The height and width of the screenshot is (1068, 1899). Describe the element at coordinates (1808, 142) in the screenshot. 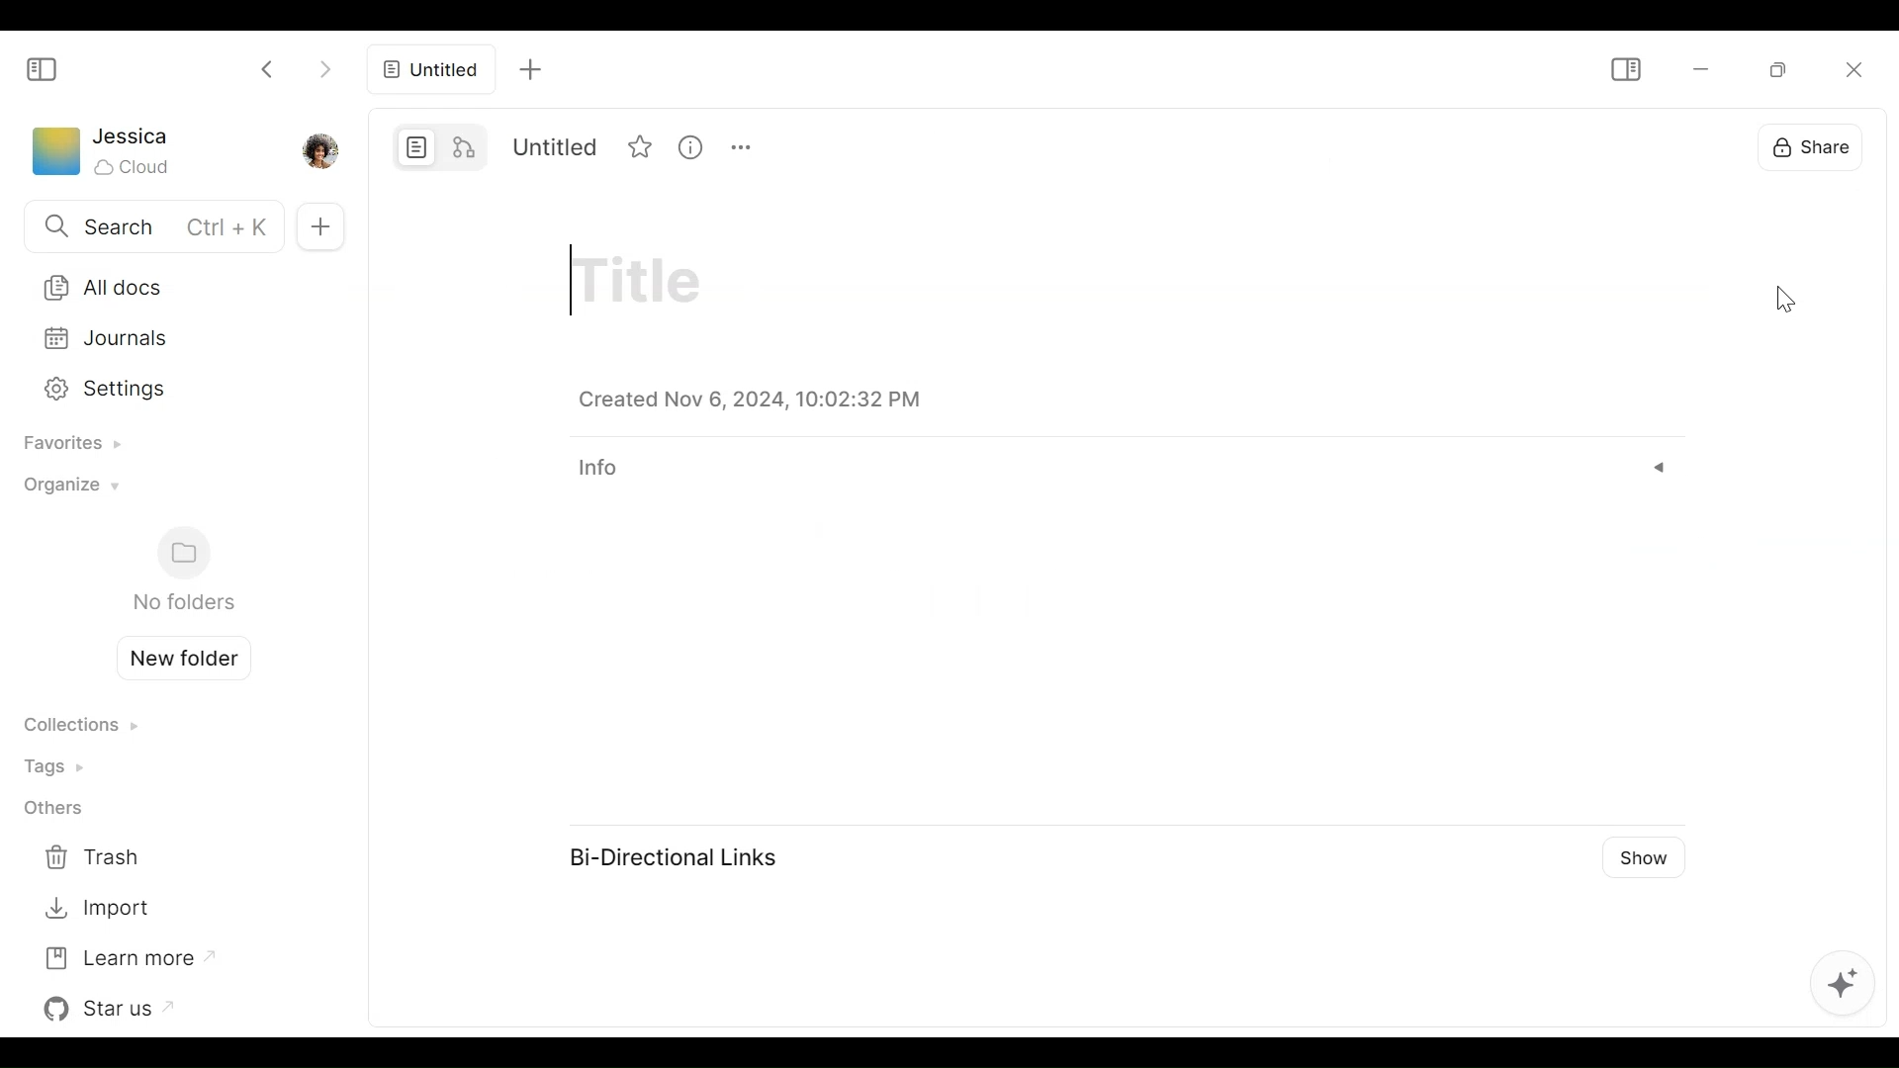

I see `Share` at that location.